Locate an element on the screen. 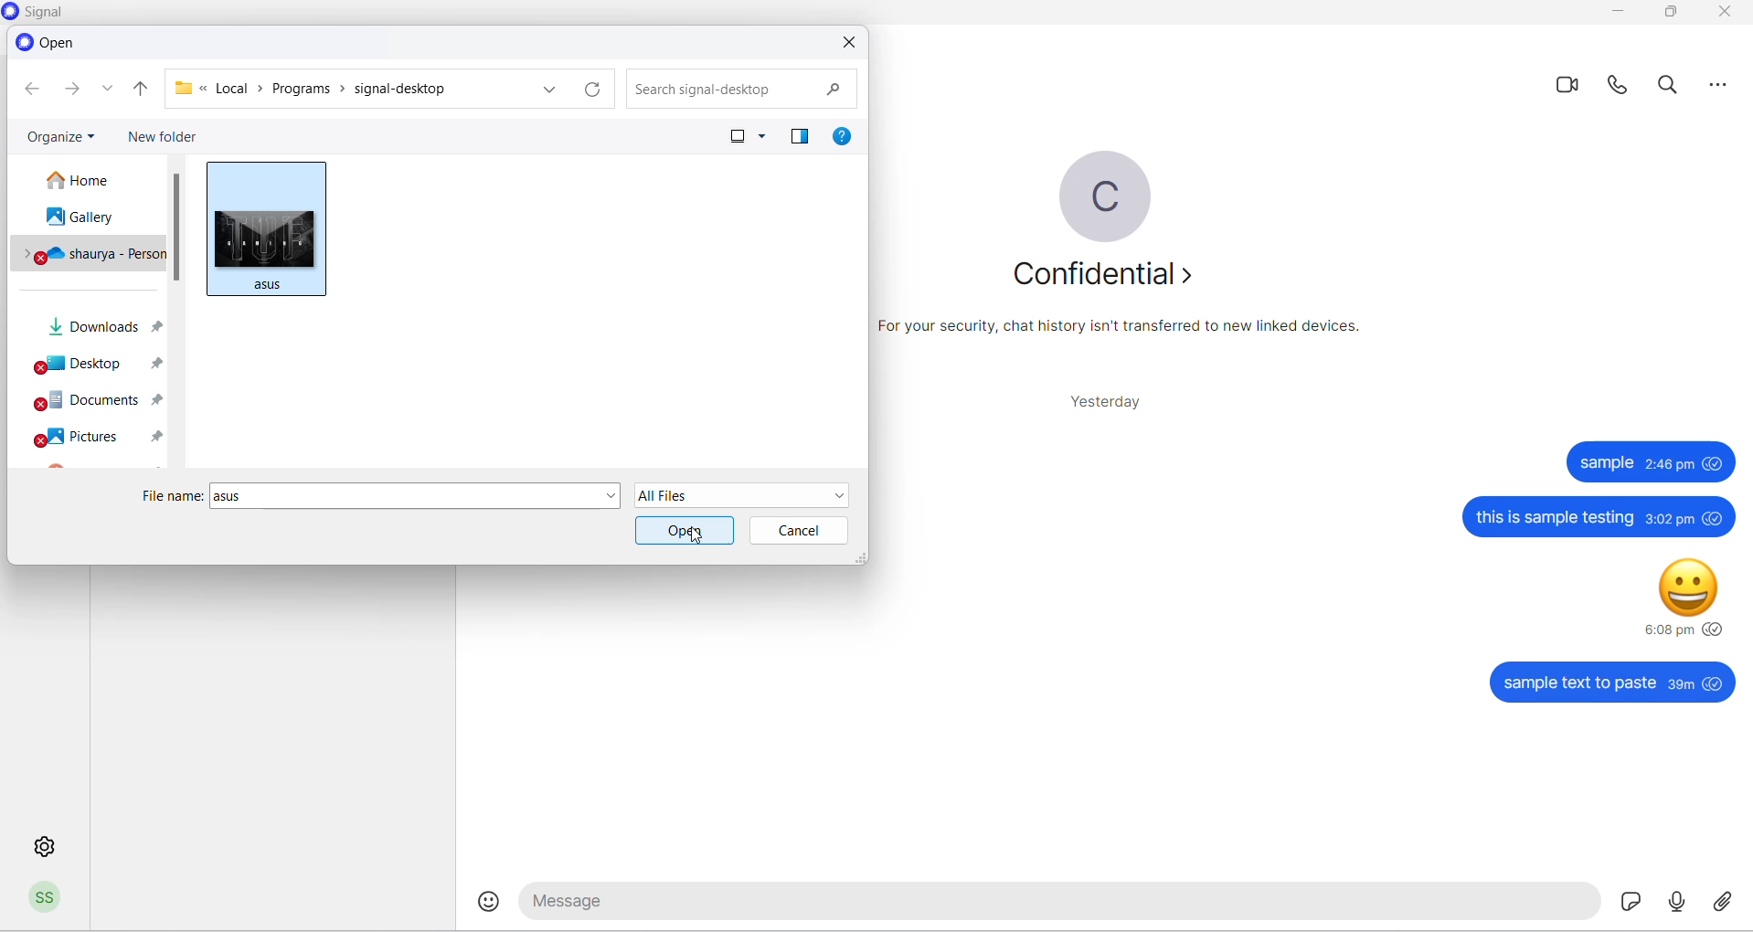 Image resolution: width=1753 pixels, height=932 pixels. pictures is located at coordinates (97, 438).